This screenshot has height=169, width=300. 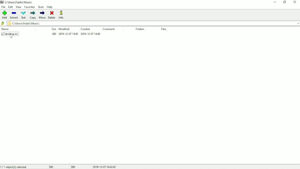 I want to click on Help, so click(x=50, y=7).